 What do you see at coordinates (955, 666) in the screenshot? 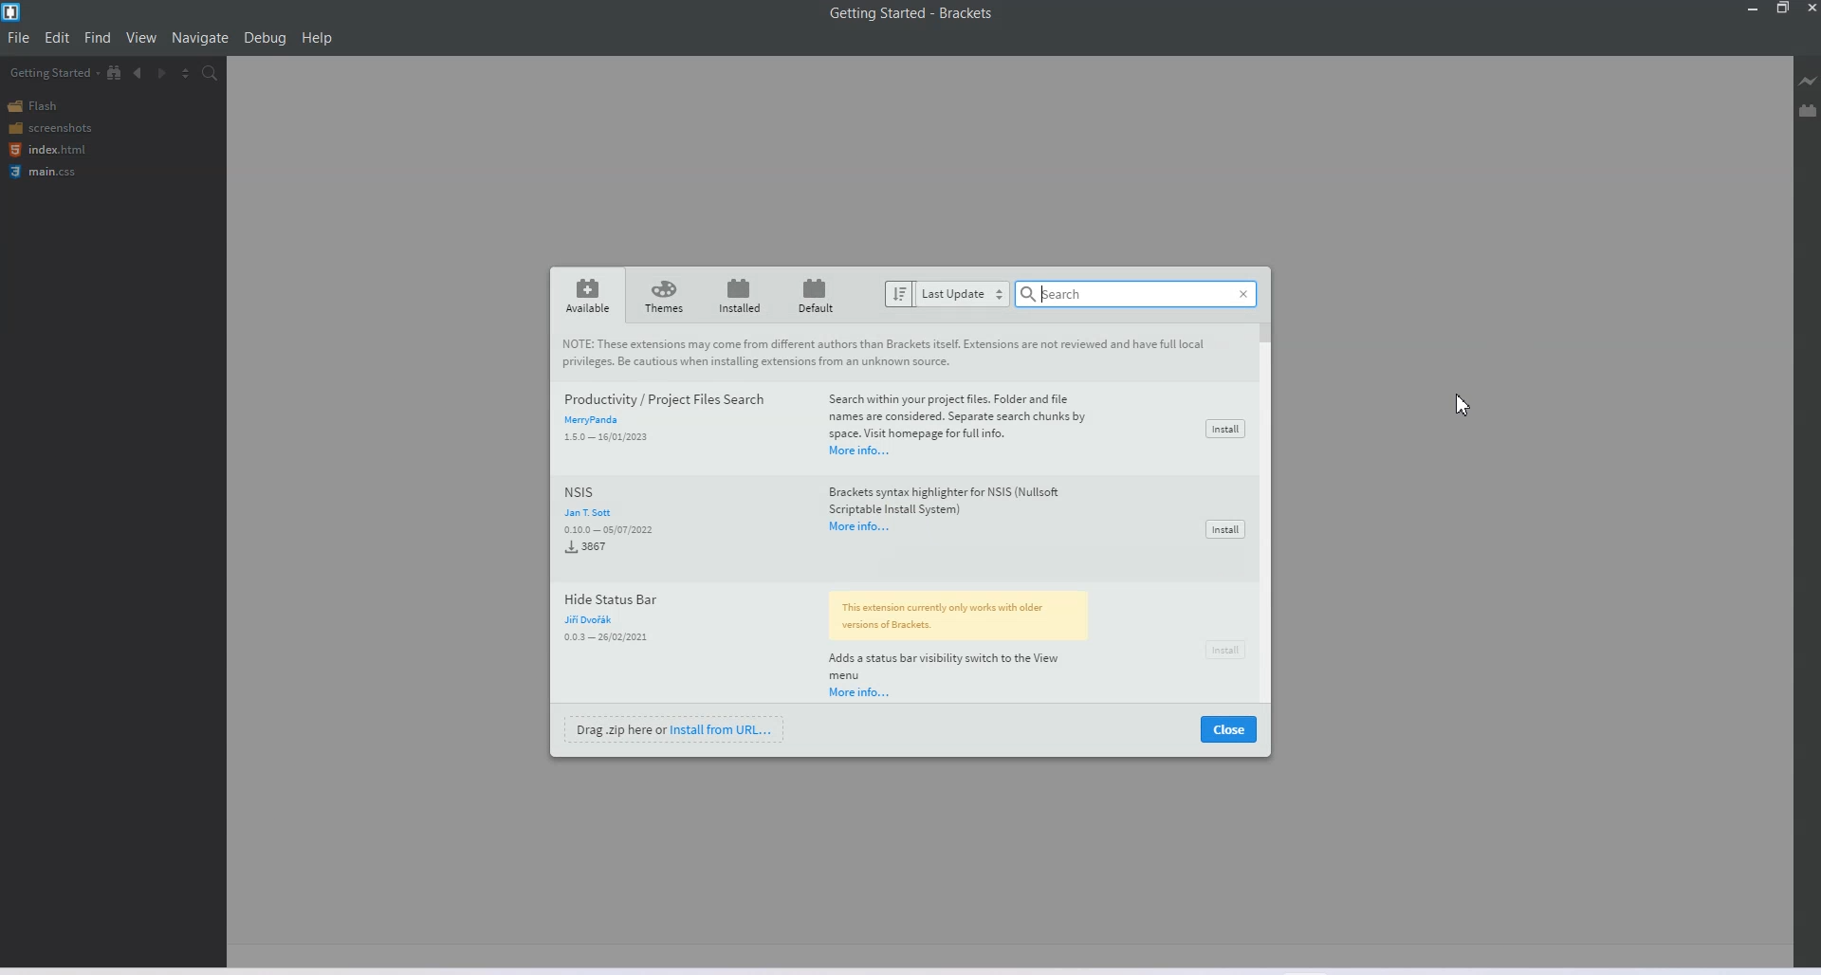
I see `extension info` at bounding box center [955, 666].